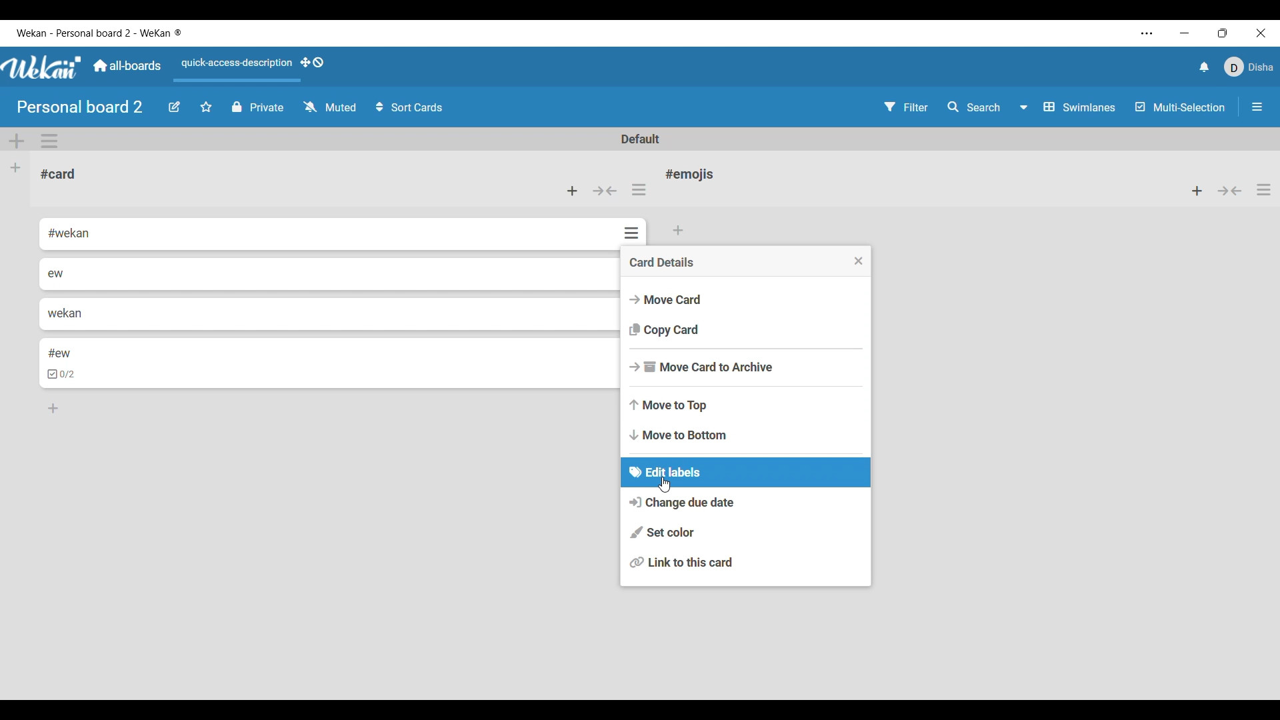  What do you see at coordinates (174, 107) in the screenshot?
I see `Edit` at bounding box center [174, 107].